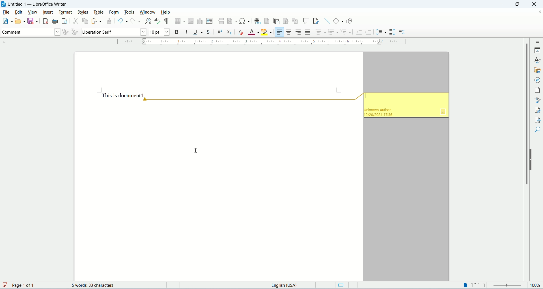 The height and width of the screenshot is (289, 543). What do you see at coordinates (538, 60) in the screenshot?
I see `styles` at bounding box center [538, 60].